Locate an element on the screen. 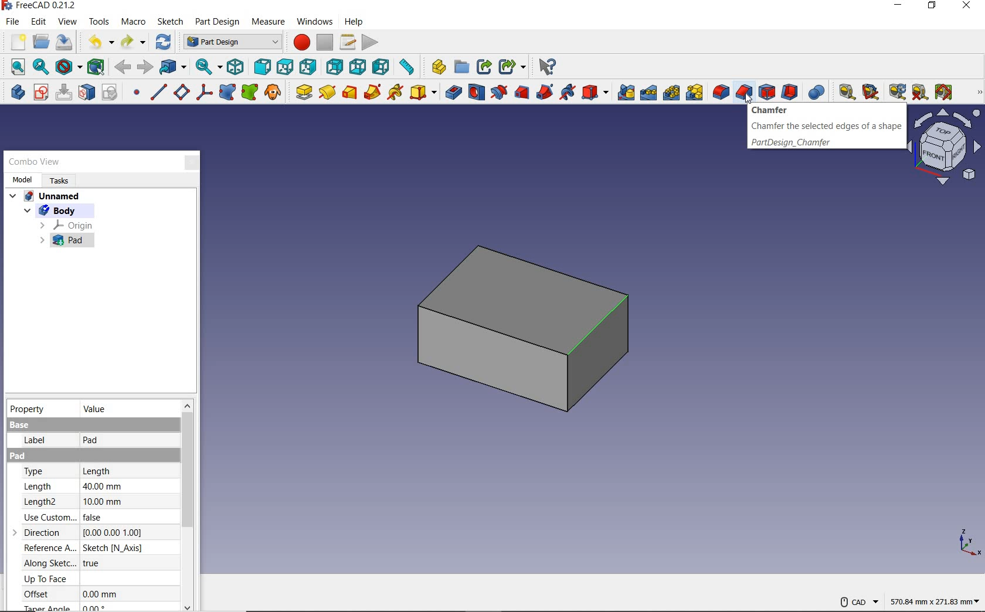  Offset is located at coordinates (42, 594).